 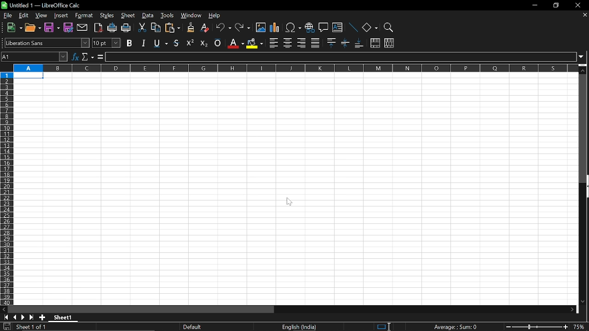 What do you see at coordinates (555, 6) in the screenshot?
I see `restore down` at bounding box center [555, 6].